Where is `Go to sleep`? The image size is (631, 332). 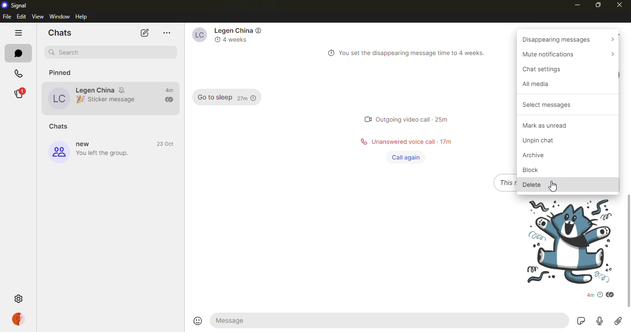
Go to sleep is located at coordinates (212, 98).